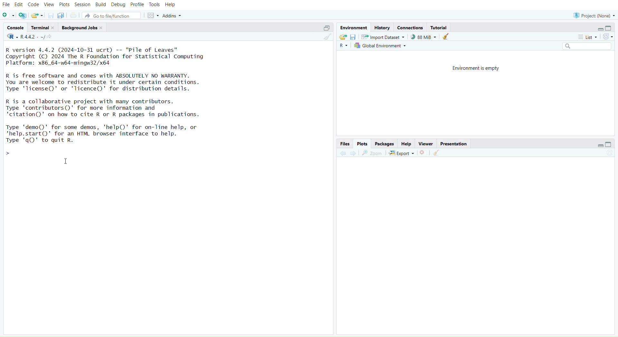  Describe the element at coordinates (50, 37) in the screenshot. I see `view the current working directory` at that location.